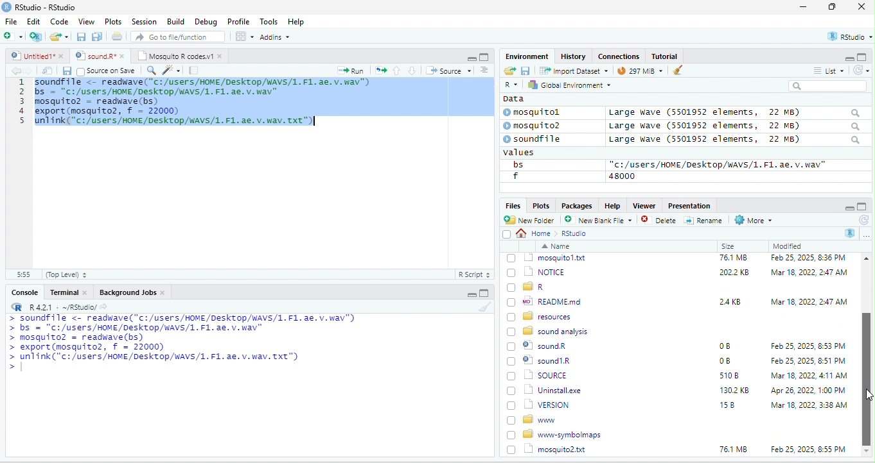  I want to click on ” Go to file/function, so click(179, 38).